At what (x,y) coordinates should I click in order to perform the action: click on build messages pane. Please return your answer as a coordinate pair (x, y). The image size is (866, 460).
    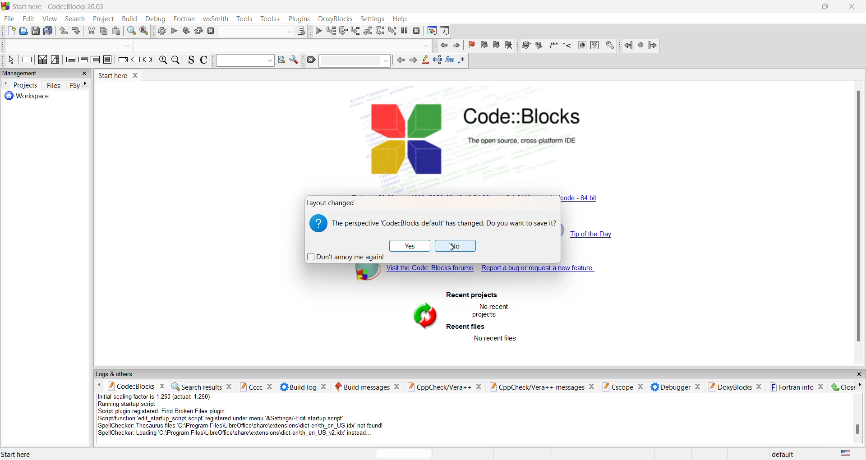
    Looking at the image, I should click on (361, 387).